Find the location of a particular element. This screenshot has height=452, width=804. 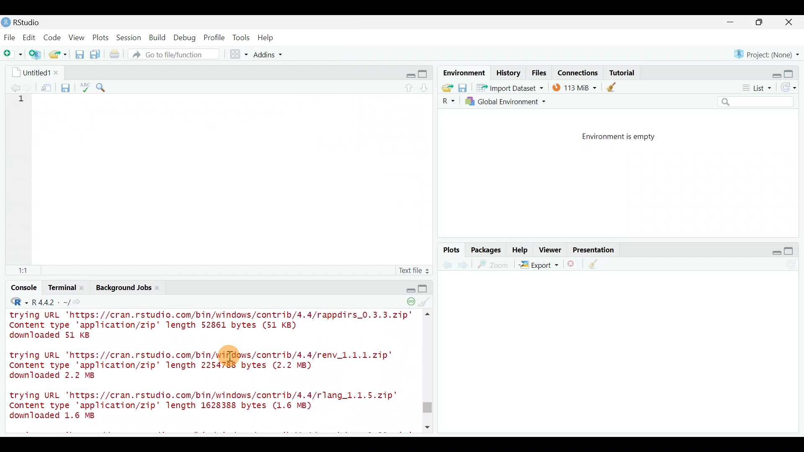

cursor is located at coordinates (228, 358).